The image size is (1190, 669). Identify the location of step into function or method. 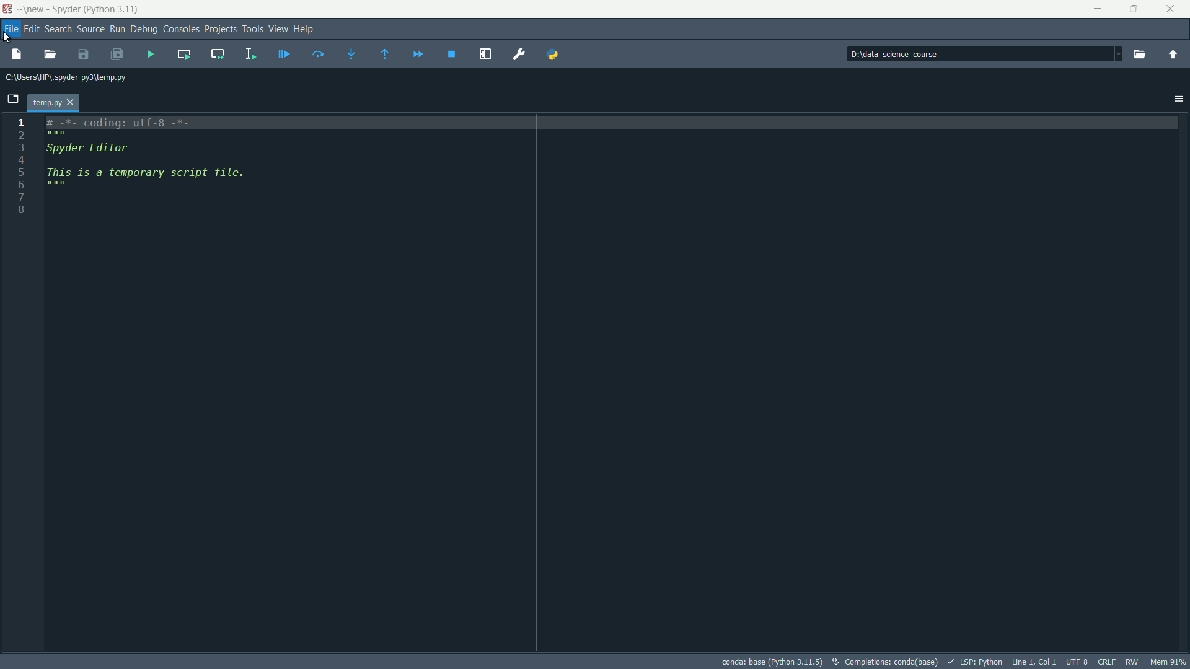
(352, 53).